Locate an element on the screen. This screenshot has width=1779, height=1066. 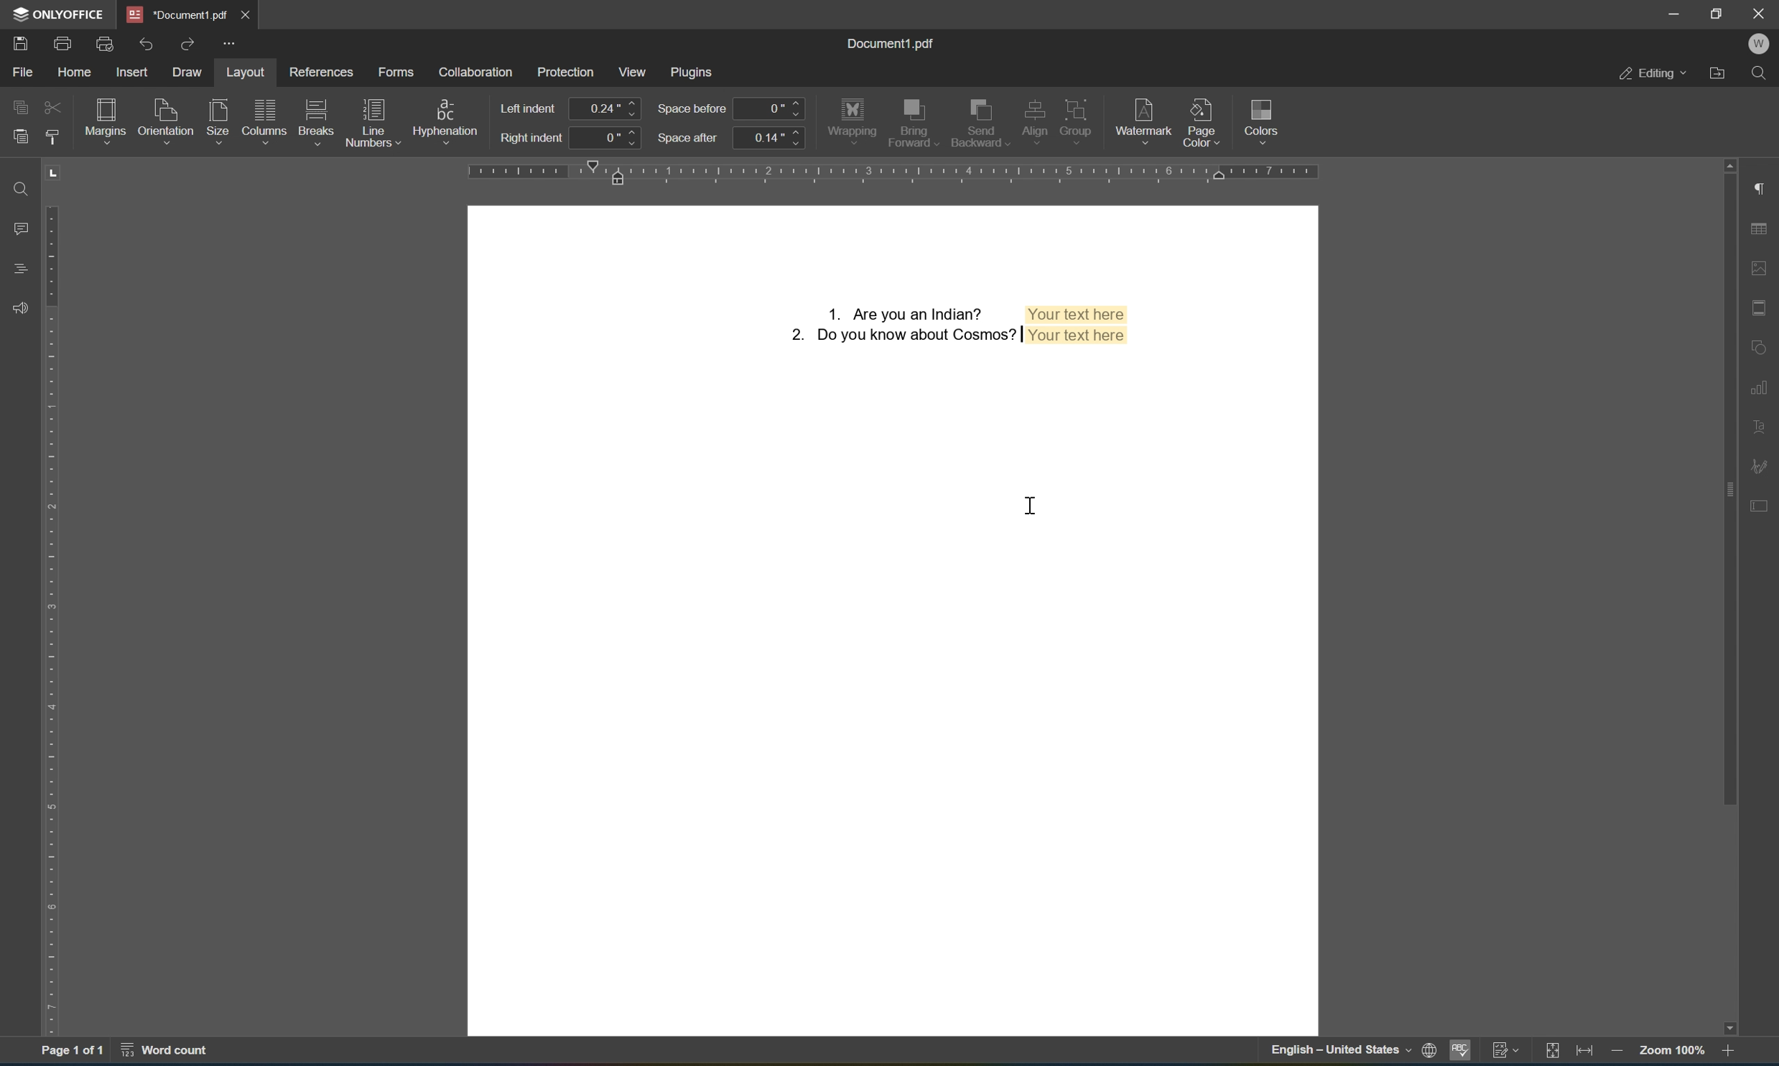
English- United States is located at coordinates (1350, 1052).